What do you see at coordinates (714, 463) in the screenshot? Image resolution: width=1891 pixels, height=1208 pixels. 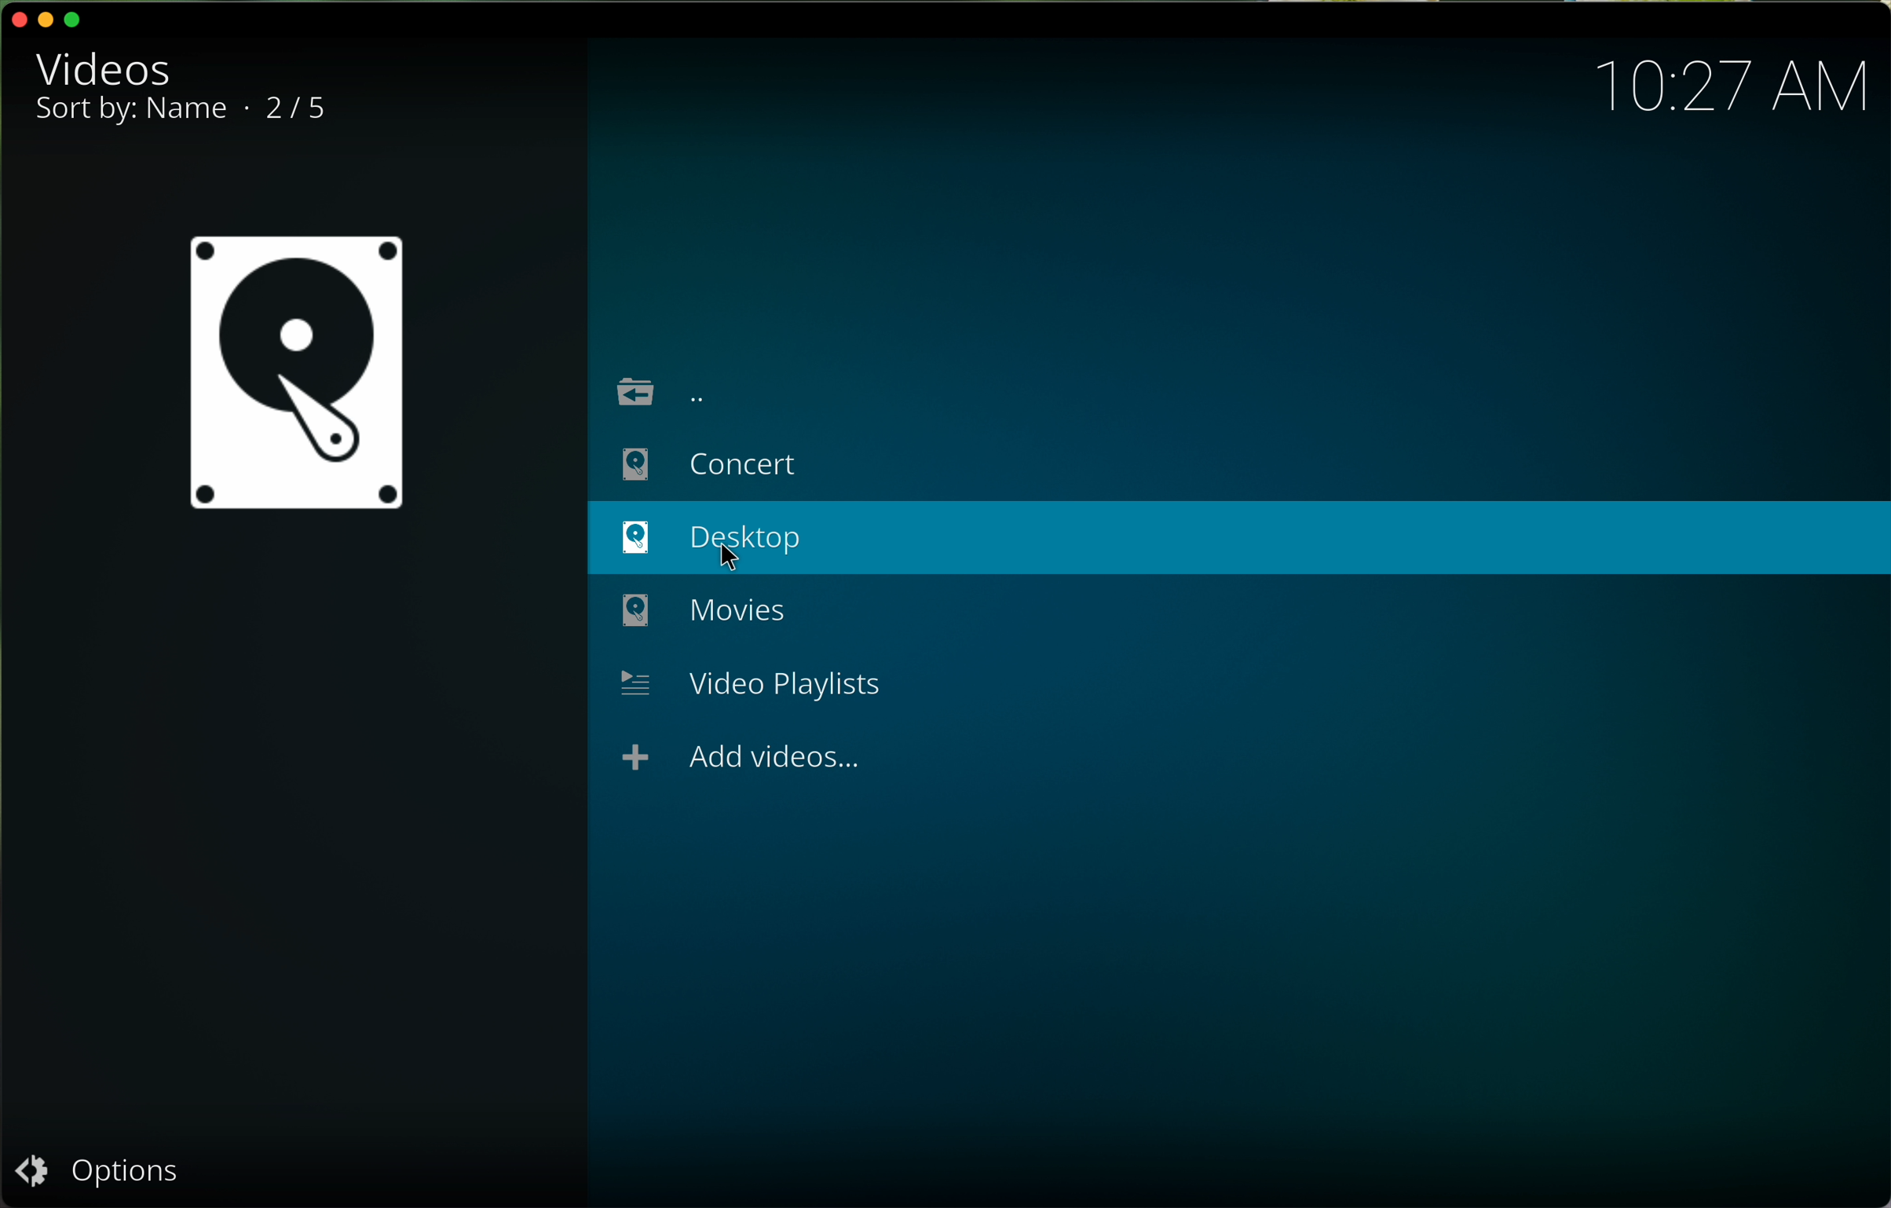 I see `concert file` at bounding box center [714, 463].